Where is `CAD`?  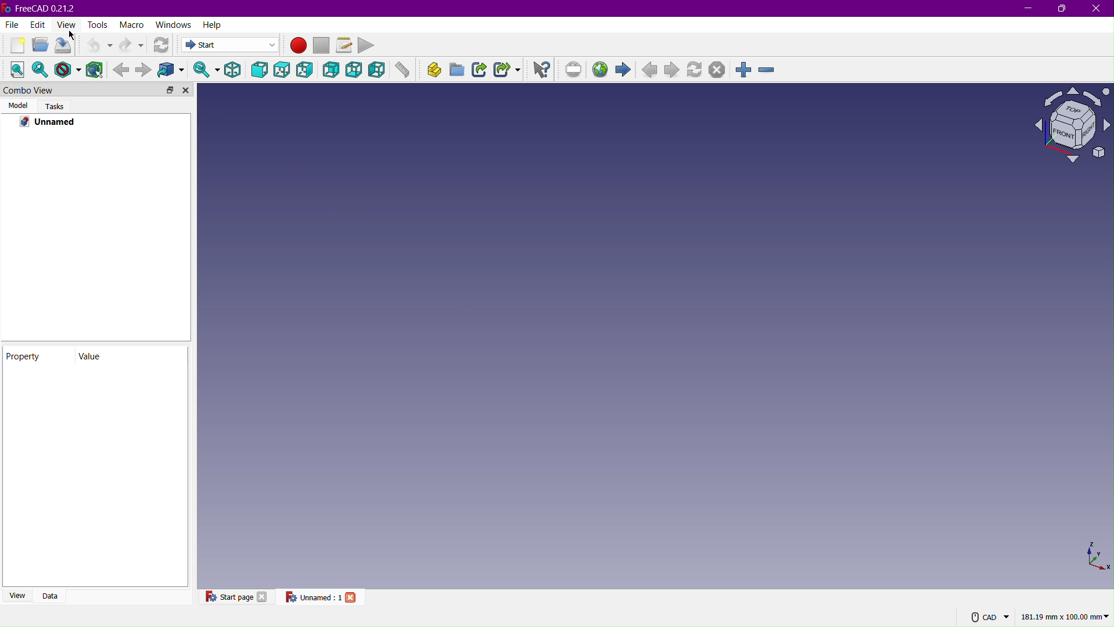 CAD is located at coordinates (986, 617).